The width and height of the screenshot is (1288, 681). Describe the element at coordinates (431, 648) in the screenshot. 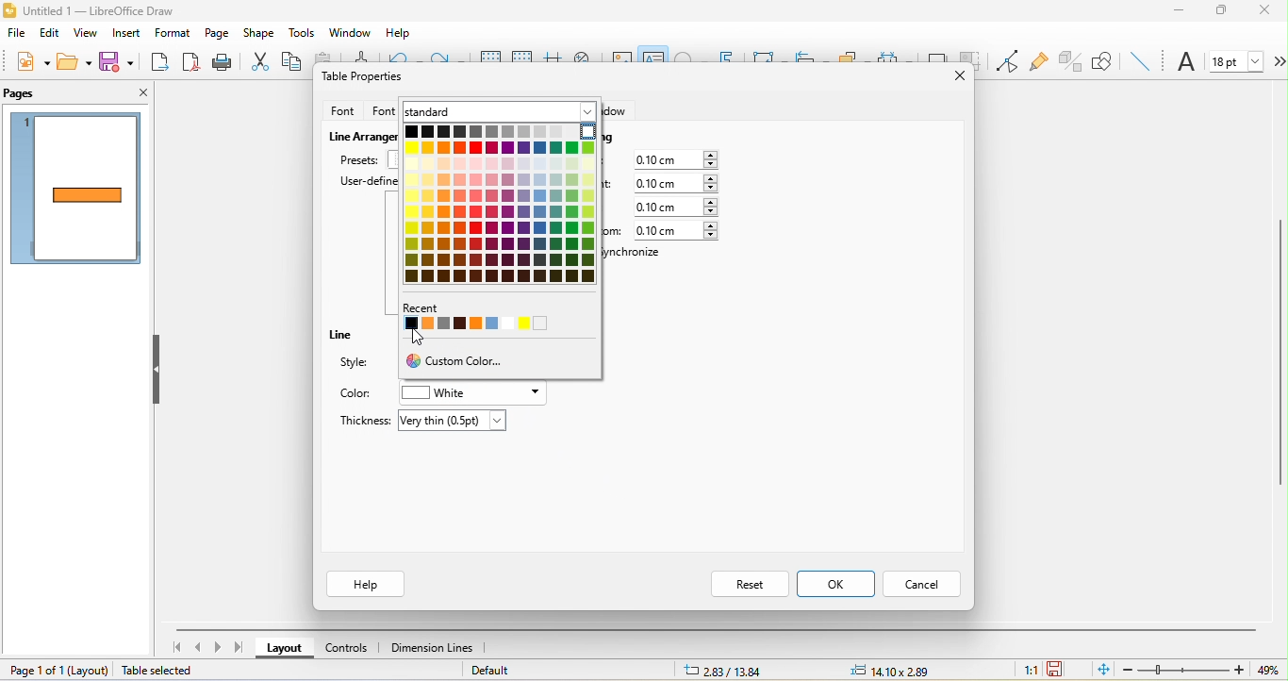

I see `dimension line` at that location.